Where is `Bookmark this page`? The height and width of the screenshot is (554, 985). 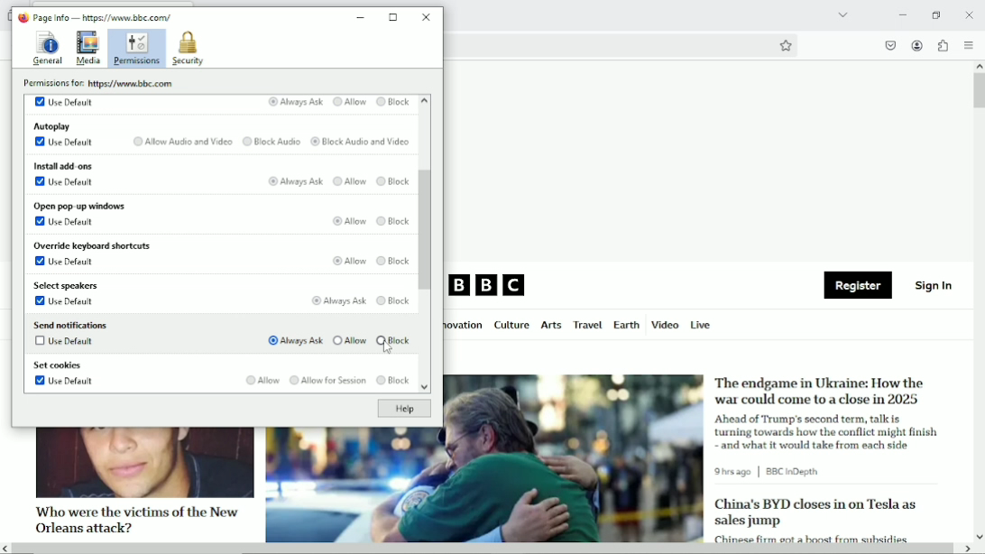 Bookmark this page is located at coordinates (785, 45).